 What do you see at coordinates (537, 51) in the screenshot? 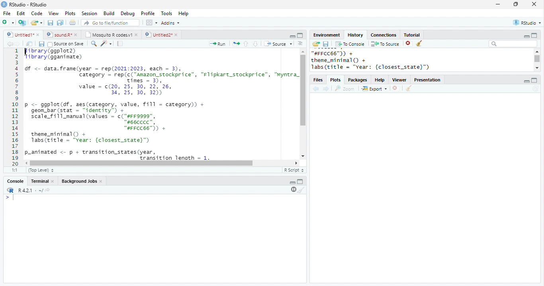
I see `scroll up` at bounding box center [537, 51].